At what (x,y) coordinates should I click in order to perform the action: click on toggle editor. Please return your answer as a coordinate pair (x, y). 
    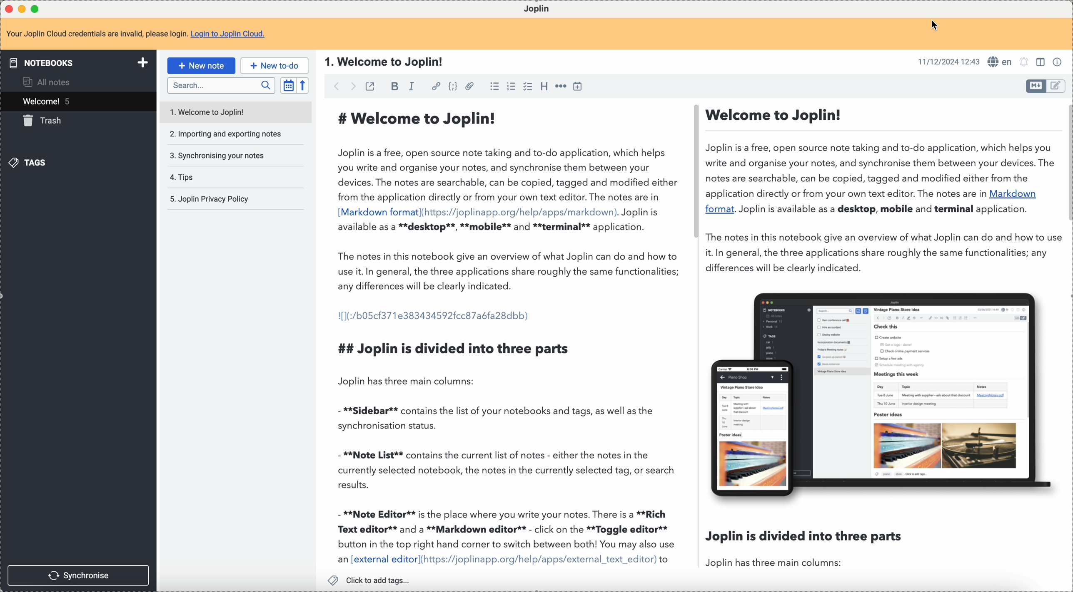
    Looking at the image, I should click on (1058, 87).